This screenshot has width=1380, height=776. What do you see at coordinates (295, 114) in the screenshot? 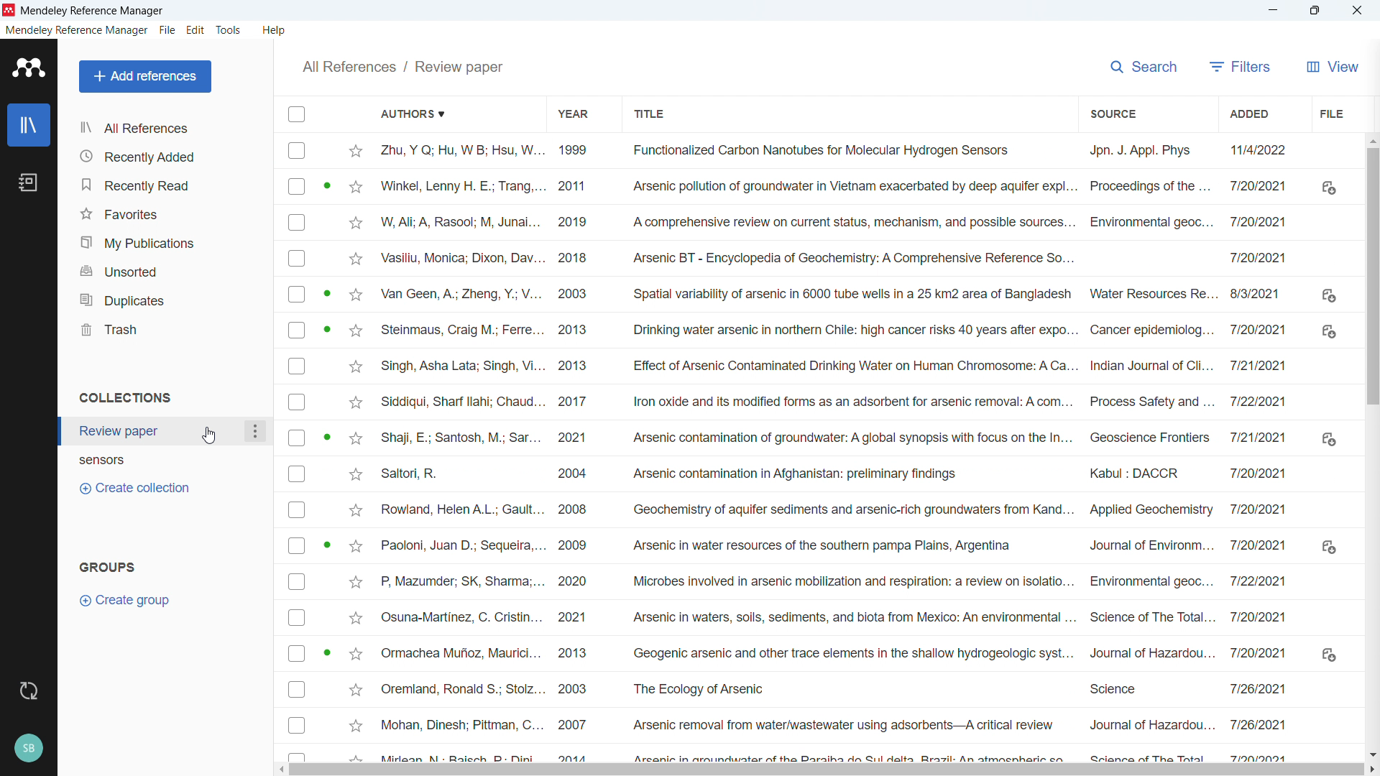
I see `Select all entries ` at bounding box center [295, 114].